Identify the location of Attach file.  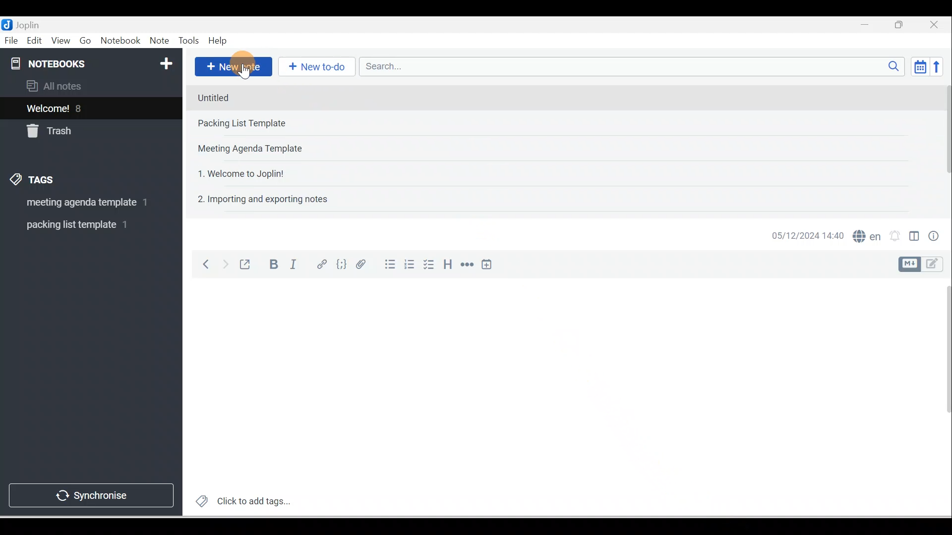
(363, 264).